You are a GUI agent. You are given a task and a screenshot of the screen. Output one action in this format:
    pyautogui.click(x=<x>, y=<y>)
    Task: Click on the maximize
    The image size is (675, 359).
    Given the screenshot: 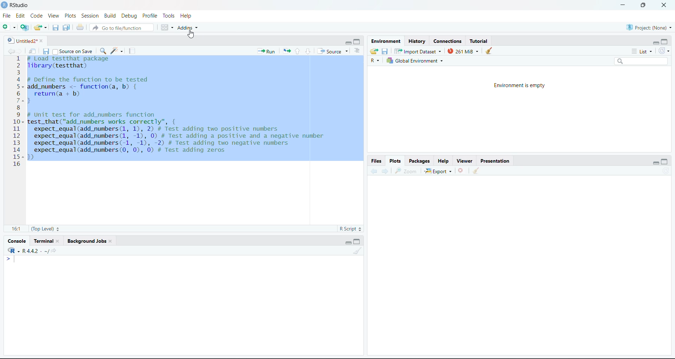 What is the action you would take?
    pyautogui.click(x=357, y=41)
    